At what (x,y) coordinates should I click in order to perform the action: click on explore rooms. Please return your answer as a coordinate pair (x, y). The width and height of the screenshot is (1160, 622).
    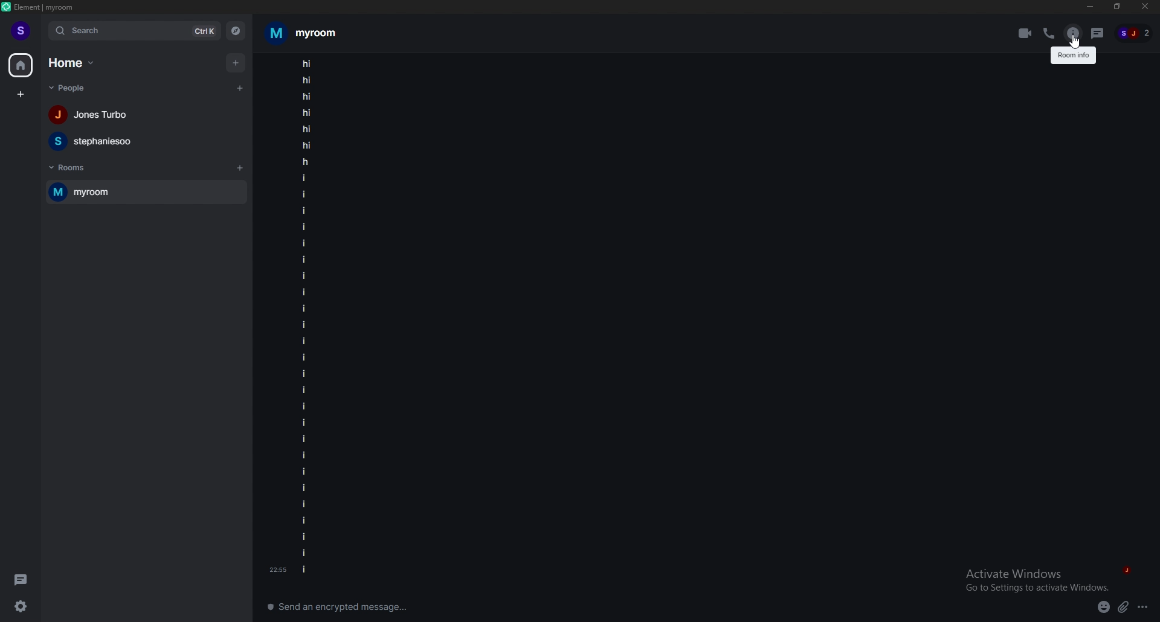
    Looking at the image, I should click on (236, 30).